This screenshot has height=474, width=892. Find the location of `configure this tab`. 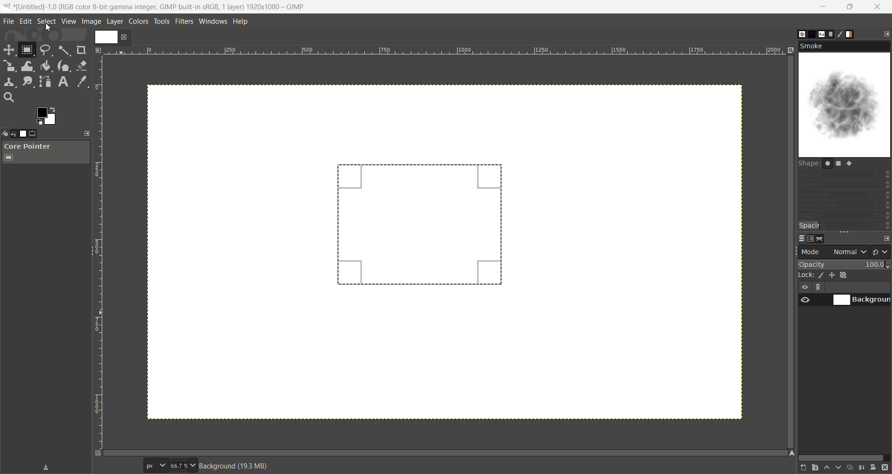

configure this tab is located at coordinates (885, 34).